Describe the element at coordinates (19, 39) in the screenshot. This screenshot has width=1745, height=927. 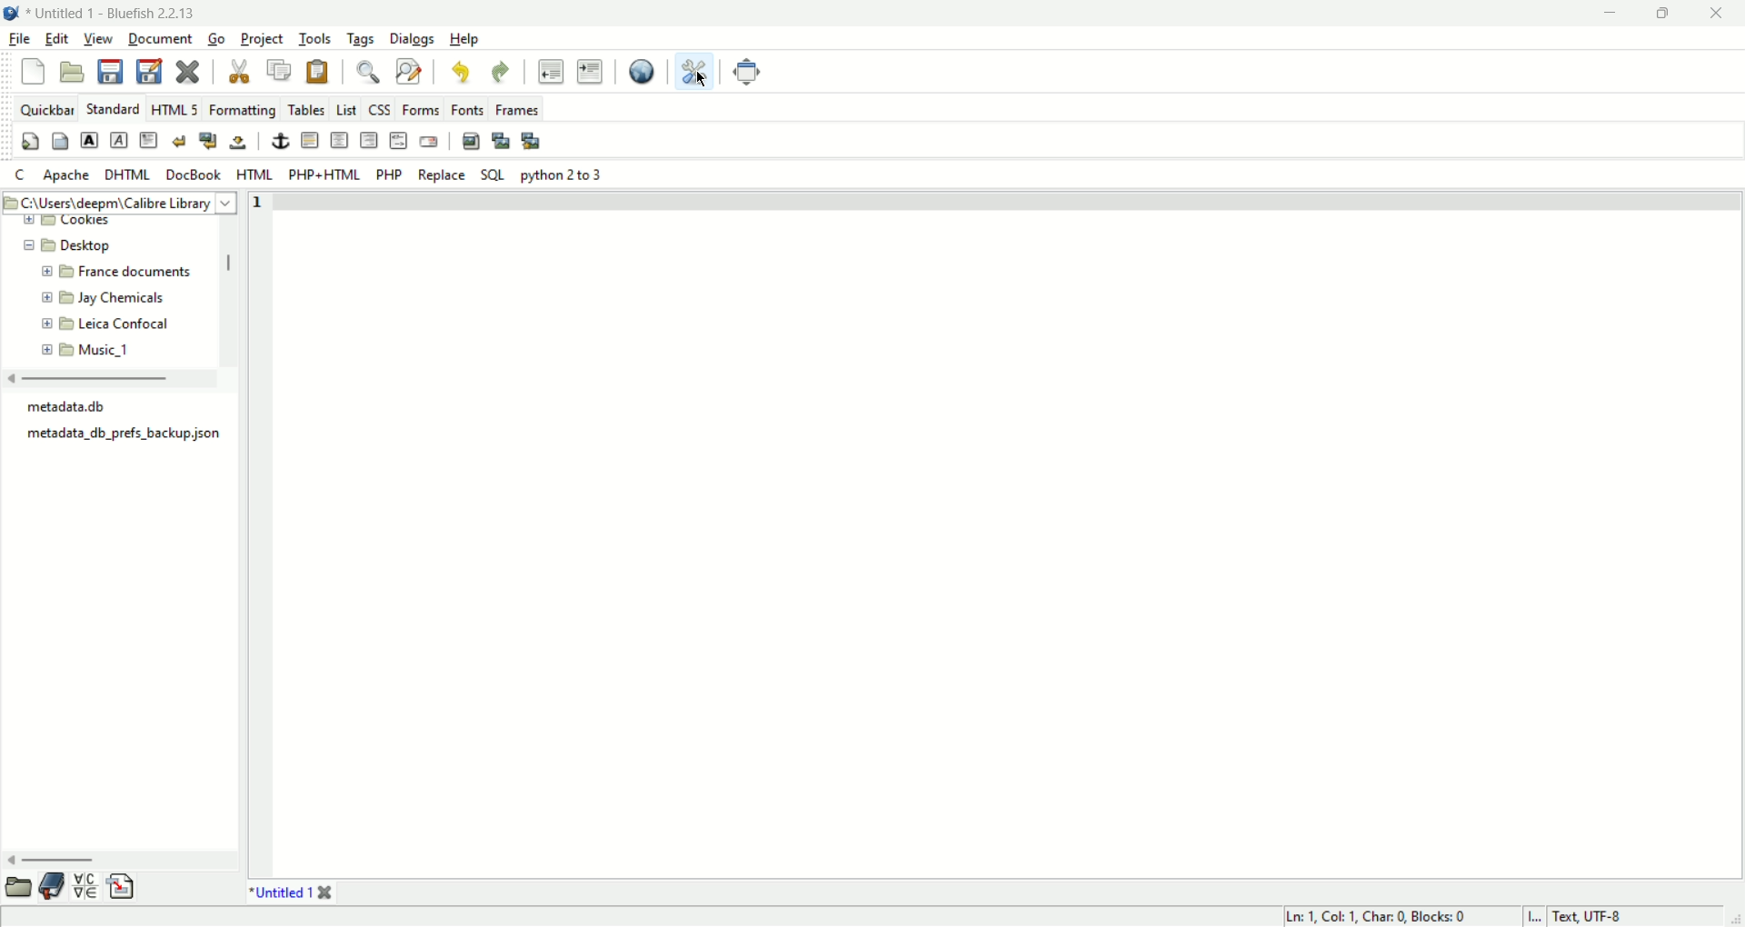
I see `file` at that location.